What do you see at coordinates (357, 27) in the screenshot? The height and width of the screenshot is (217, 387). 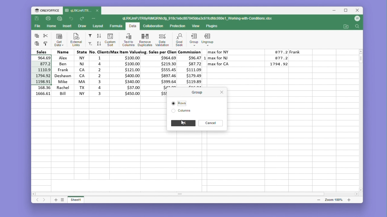 I see `Search` at bounding box center [357, 27].